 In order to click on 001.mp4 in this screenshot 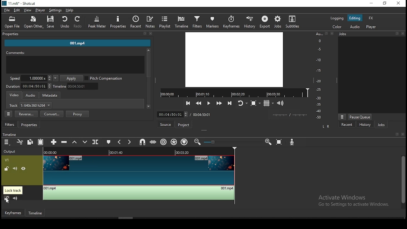, I will do `click(78, 43)`.